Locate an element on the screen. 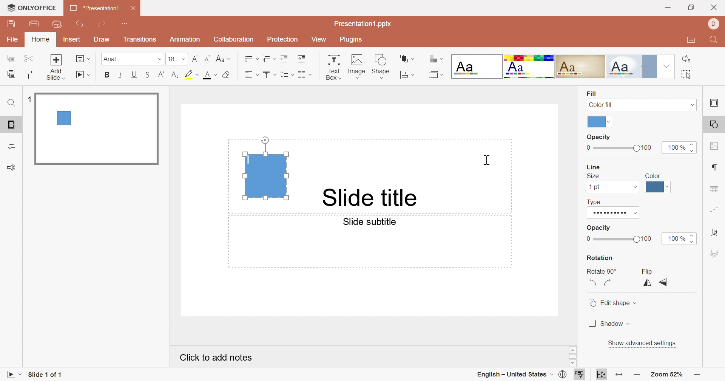 The width and height of the screenshot is (725, 381). Draw is located at coordinates (104, 40).